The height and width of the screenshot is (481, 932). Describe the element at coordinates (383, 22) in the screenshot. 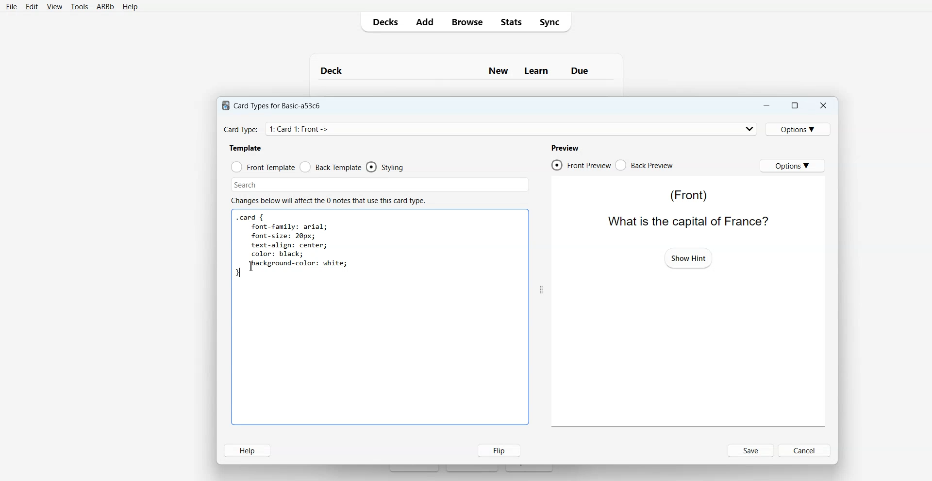

I see `Decks` at that location.